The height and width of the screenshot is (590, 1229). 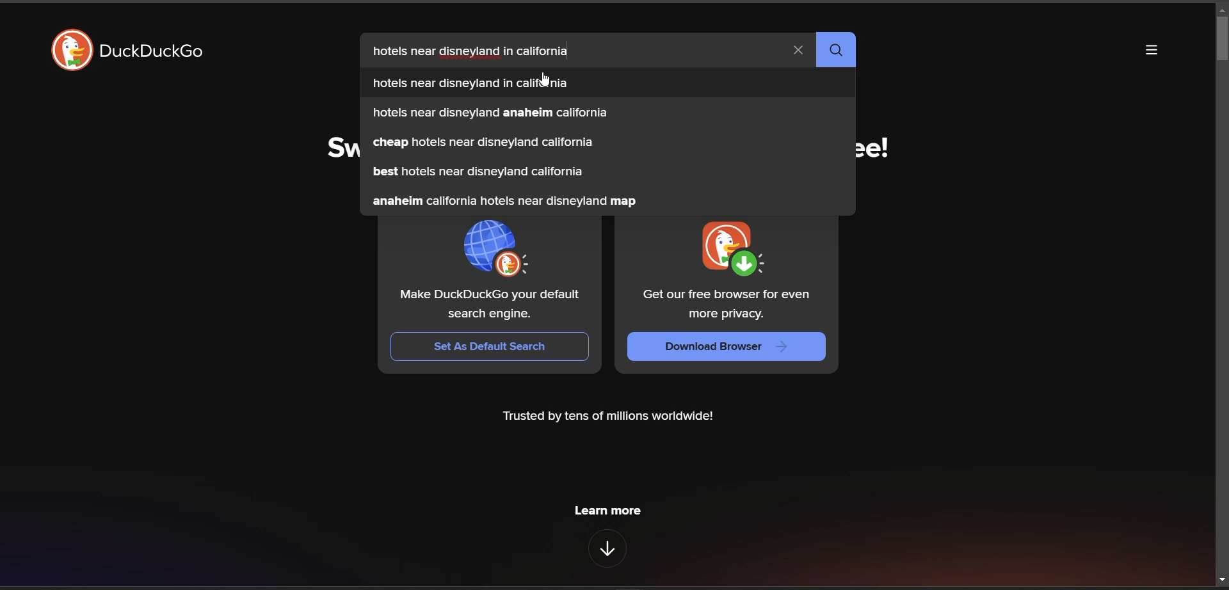 What do you see at coordinates (543, 79) in the screenshot?
I see `cursor` at bounding box center [543, 79].